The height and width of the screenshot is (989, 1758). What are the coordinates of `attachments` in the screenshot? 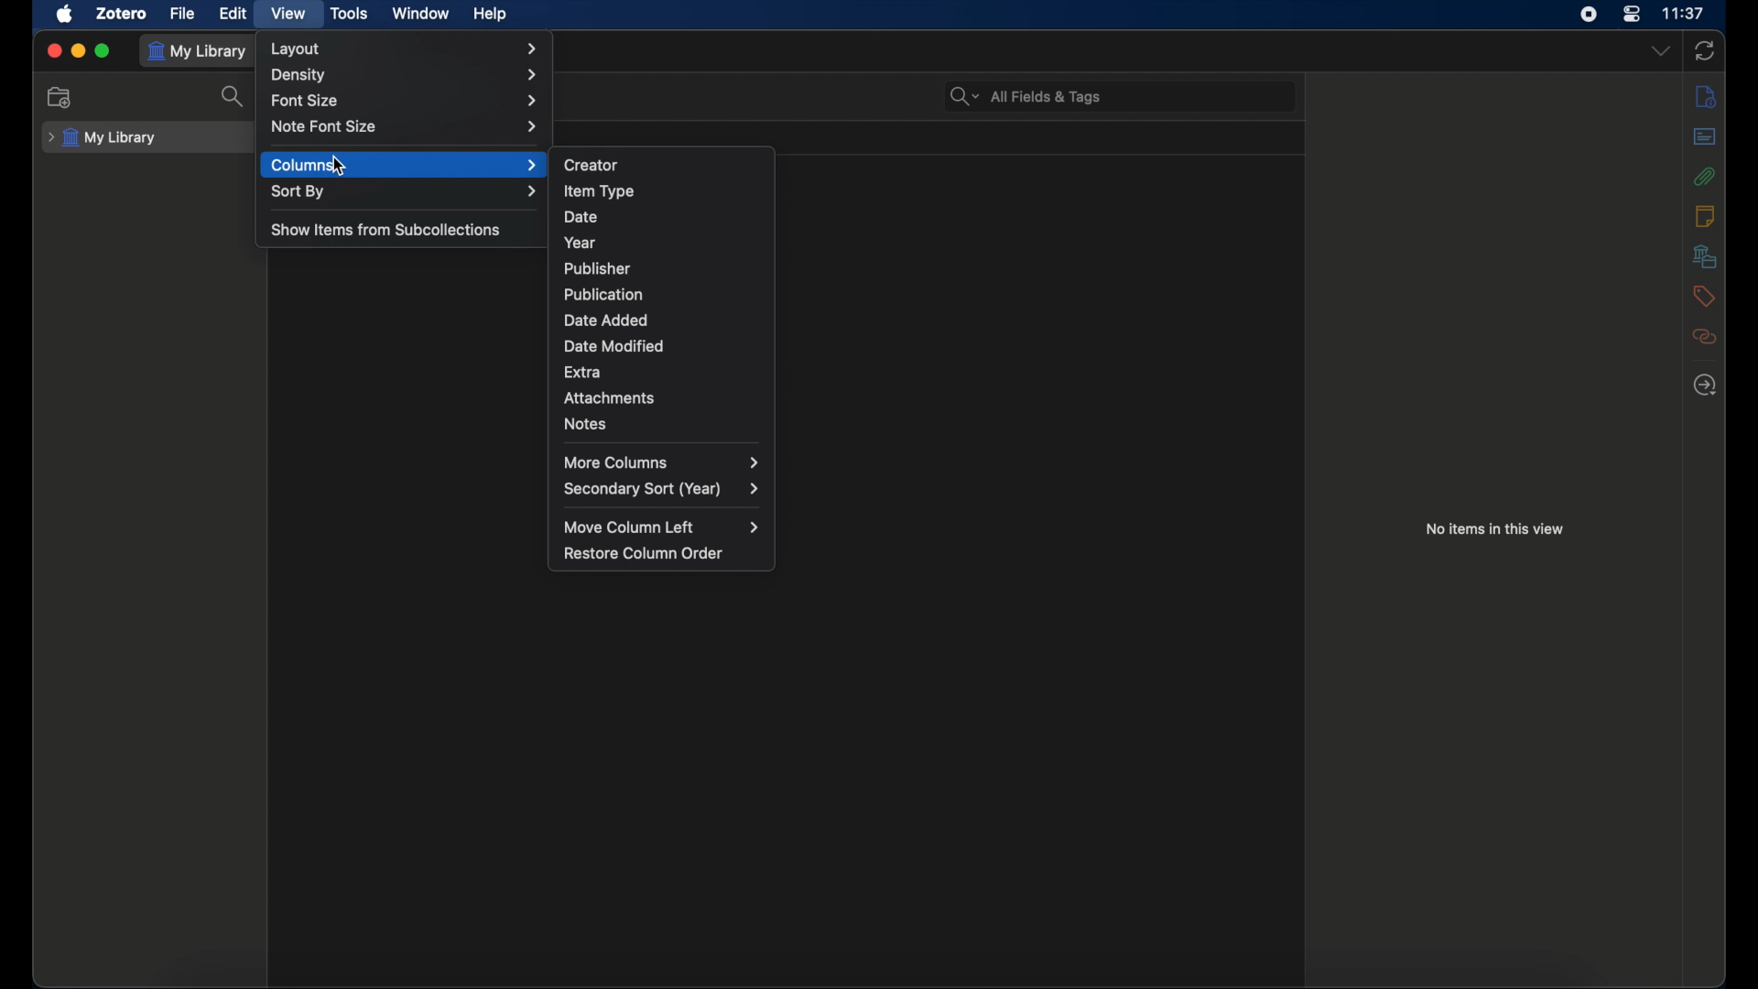 It's located at (613, 398).